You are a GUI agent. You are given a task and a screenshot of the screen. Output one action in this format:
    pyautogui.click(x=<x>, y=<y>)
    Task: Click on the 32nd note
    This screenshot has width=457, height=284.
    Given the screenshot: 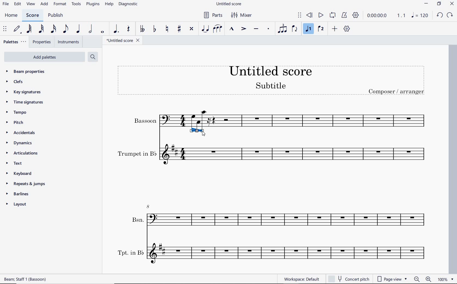 What is the action you would take?
    pyautogui.click(x=41, y=29)
    